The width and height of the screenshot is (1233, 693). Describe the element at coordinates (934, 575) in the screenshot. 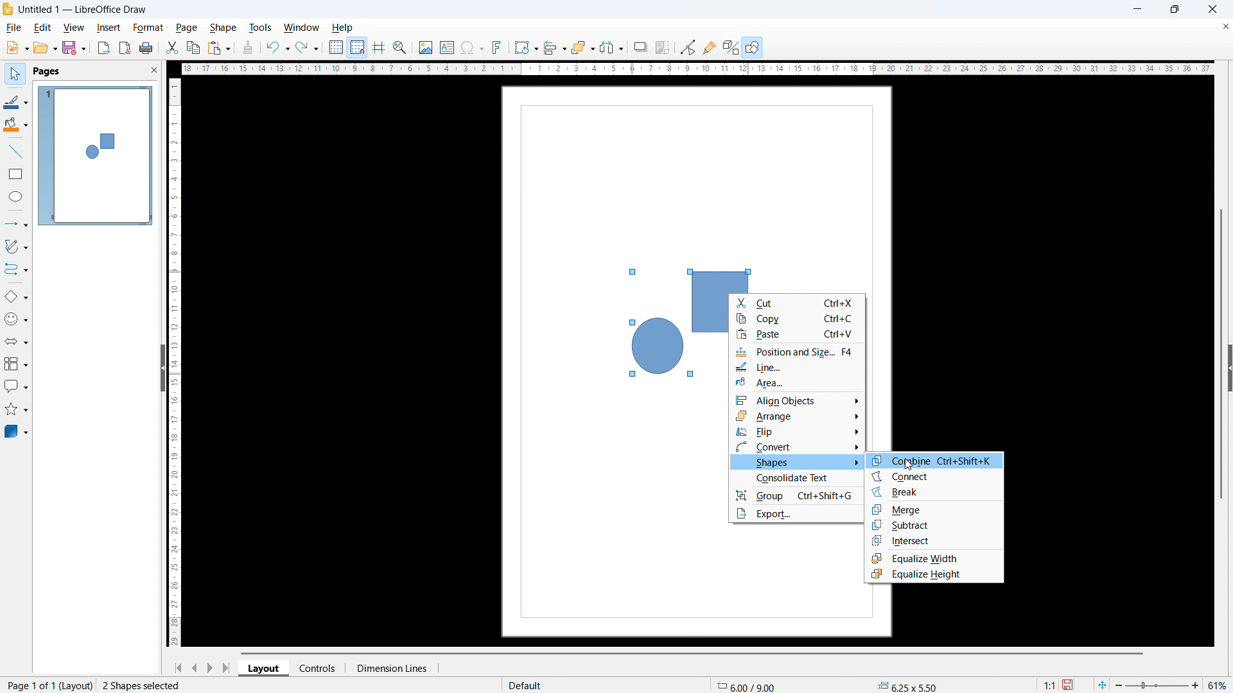

I see `equalize height` at that location.